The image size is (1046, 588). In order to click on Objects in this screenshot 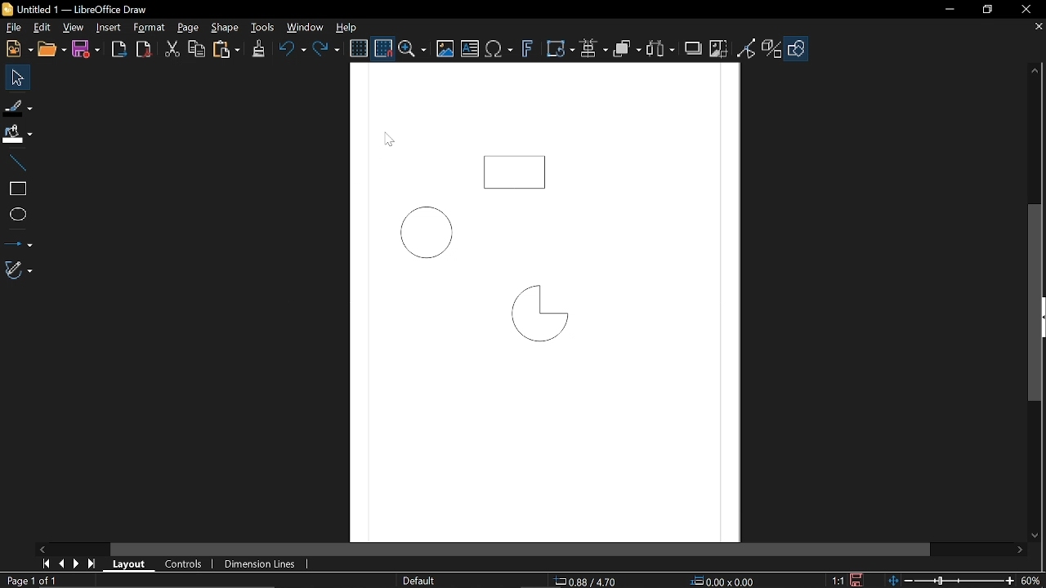, I will do `click(626, 50)`.